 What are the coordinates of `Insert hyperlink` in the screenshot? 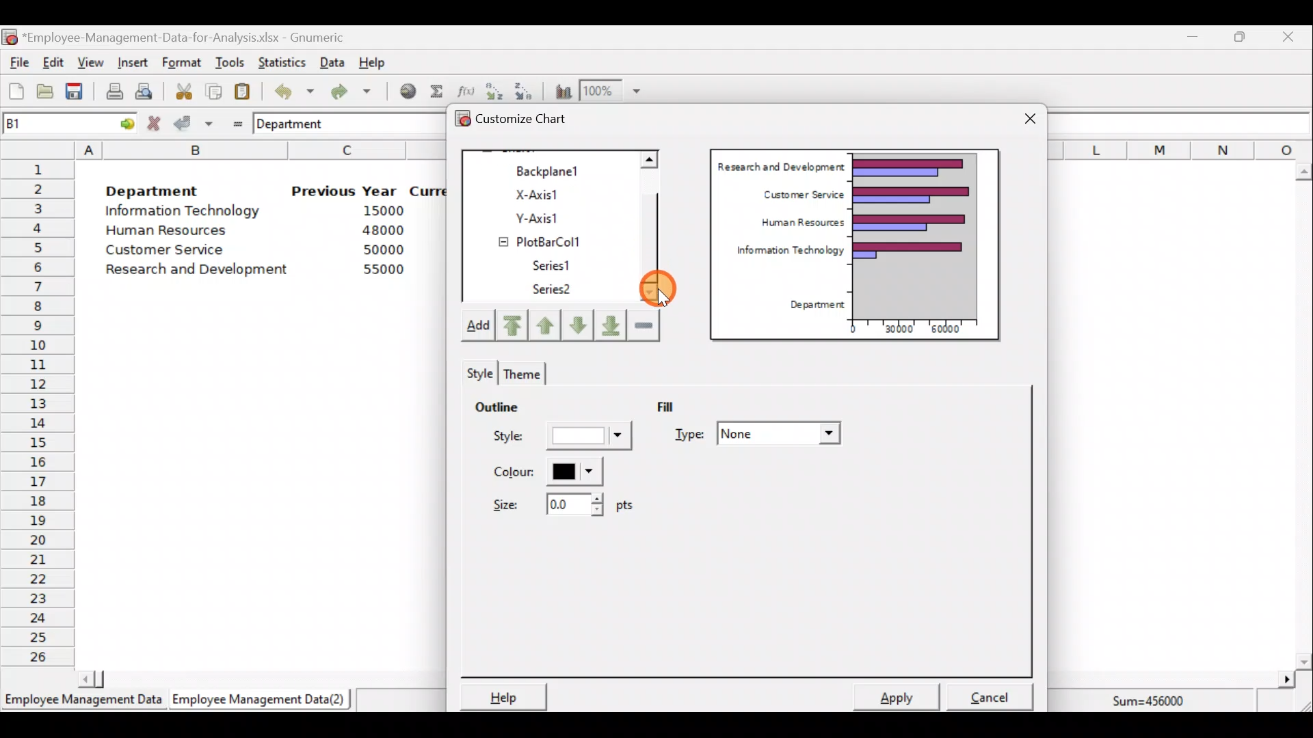 It's located at (403, 90).